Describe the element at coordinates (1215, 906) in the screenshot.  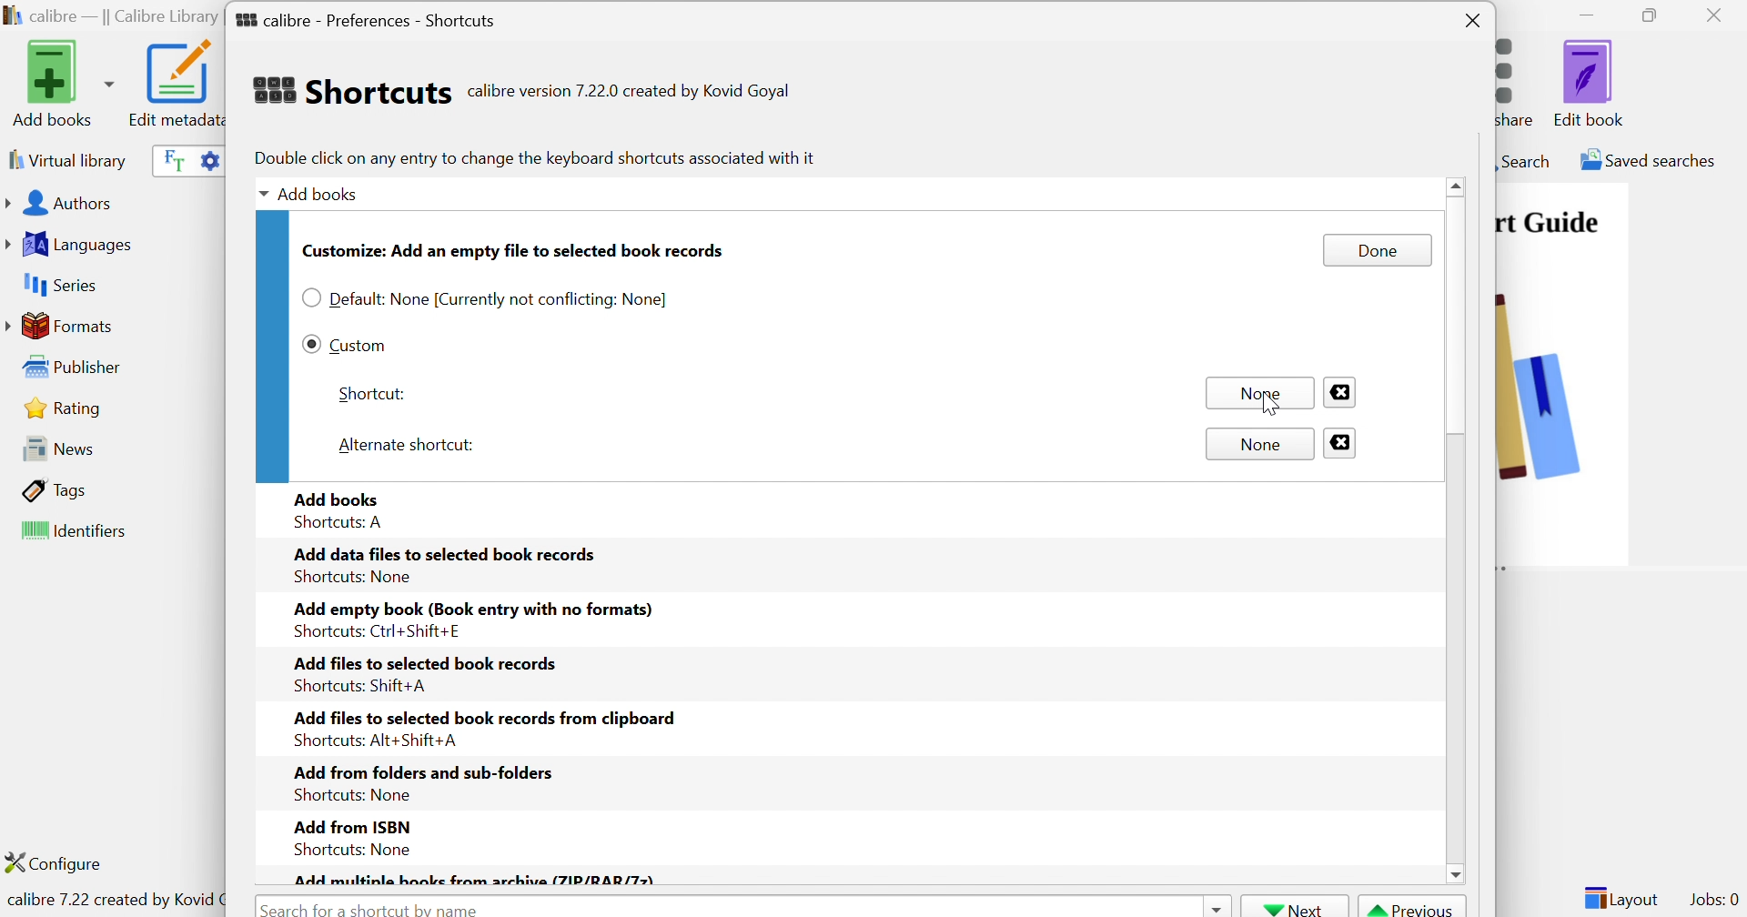
I see `Drop Down` at that location.